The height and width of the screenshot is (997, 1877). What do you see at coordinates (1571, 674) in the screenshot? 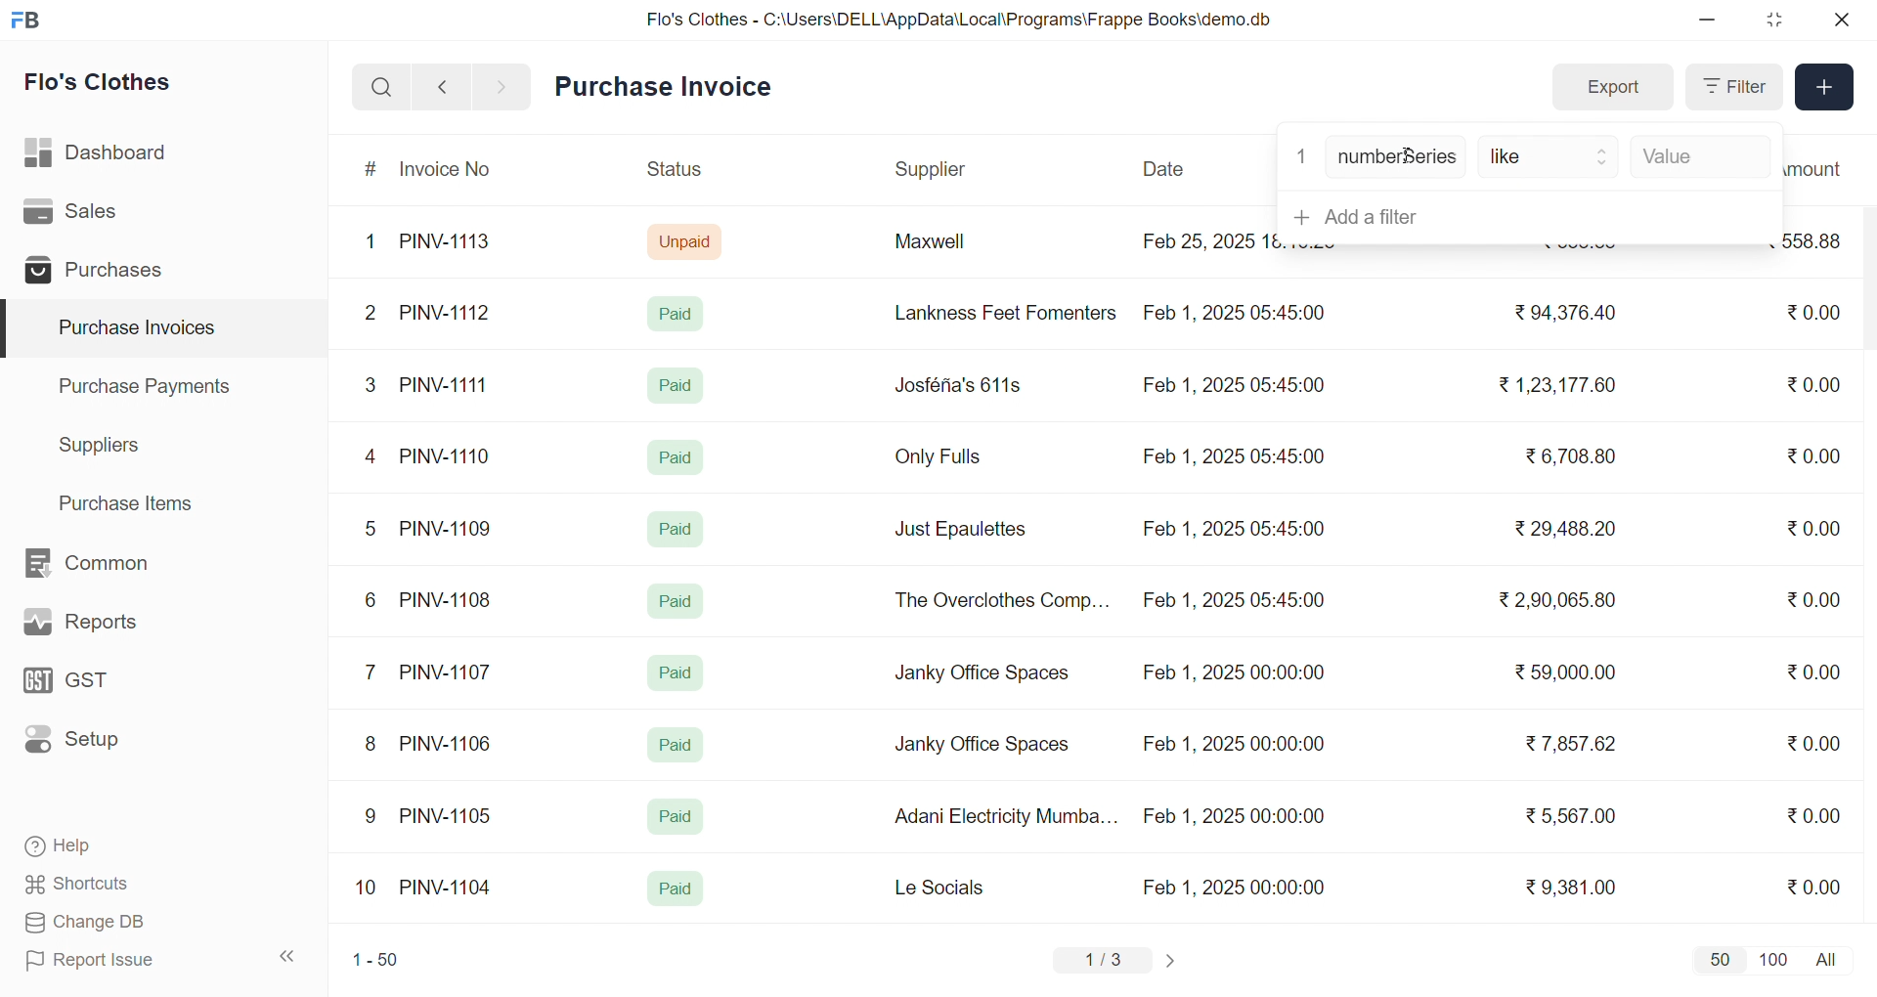
I see `₹ 59,000.00` at bounding box center [1571, 674].